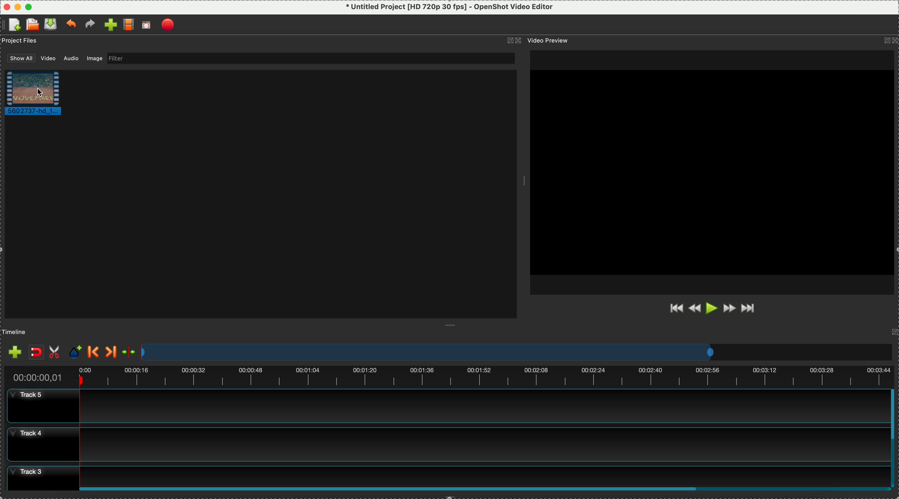 This screenshot has width=899, height=499. Describe the element at coordinates (516, 352) in the screenshot. I see `timeline` at that location.